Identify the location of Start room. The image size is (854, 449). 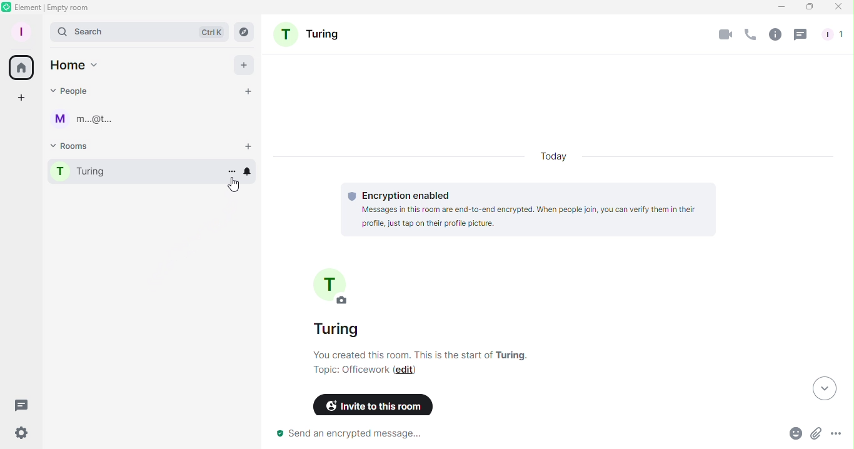
(249, 146).